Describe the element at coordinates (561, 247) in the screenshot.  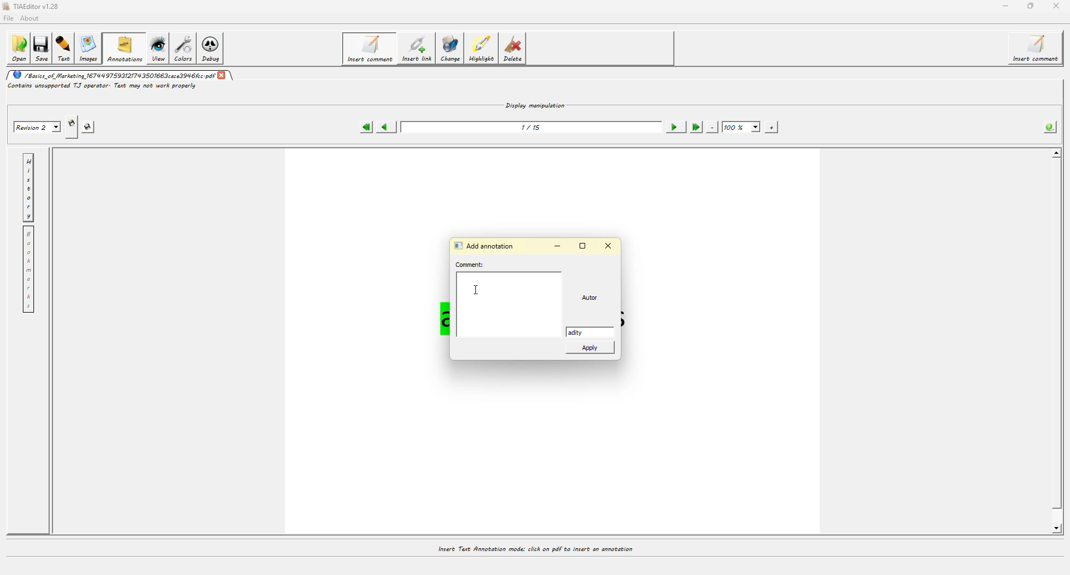
I see `minimize` at that location.